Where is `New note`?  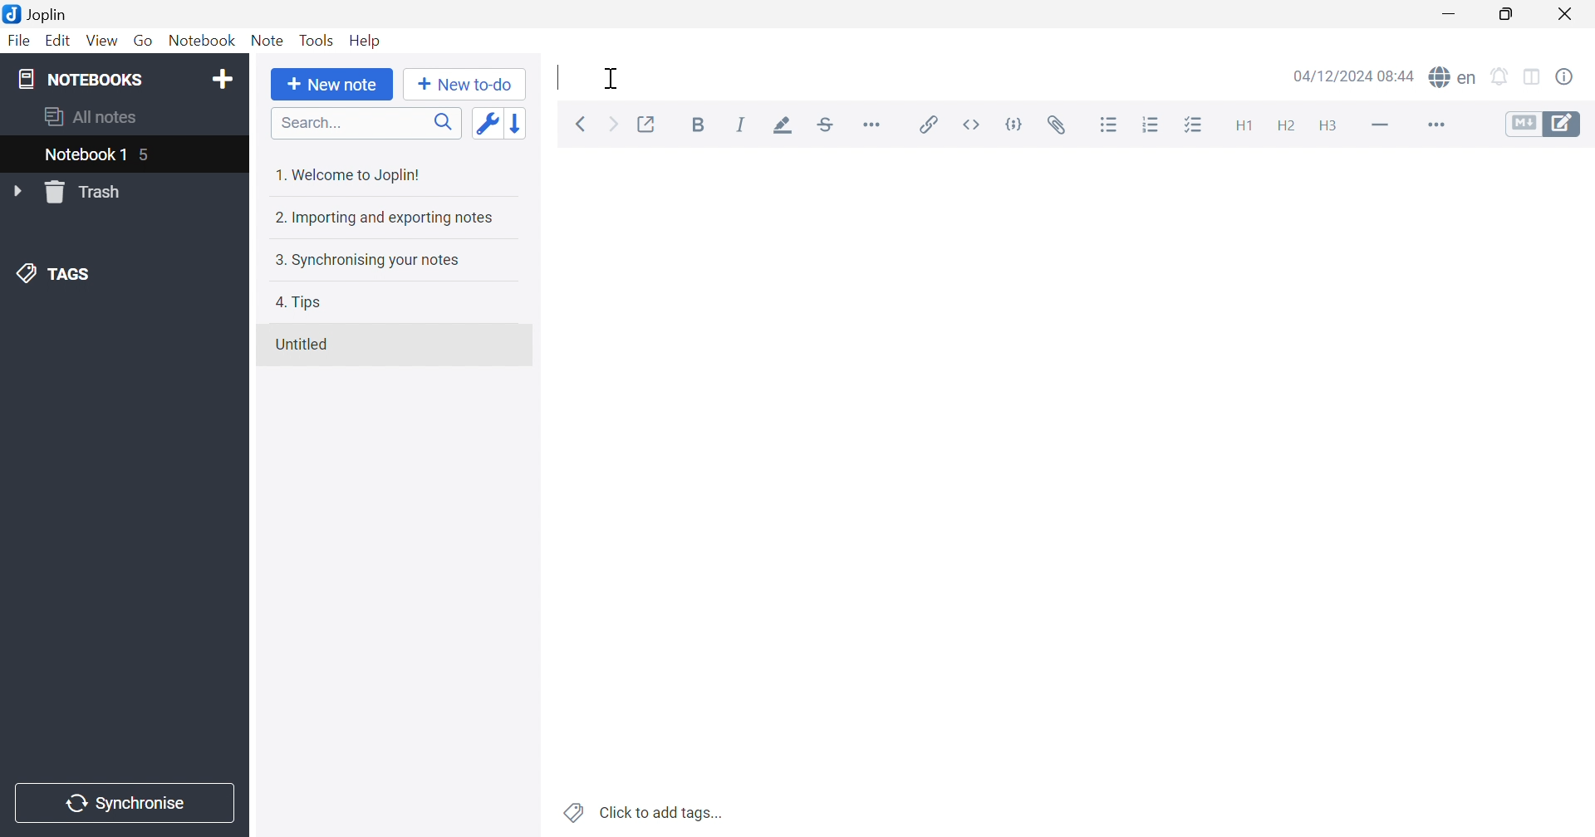 New note is located at coordinates (331, 84).